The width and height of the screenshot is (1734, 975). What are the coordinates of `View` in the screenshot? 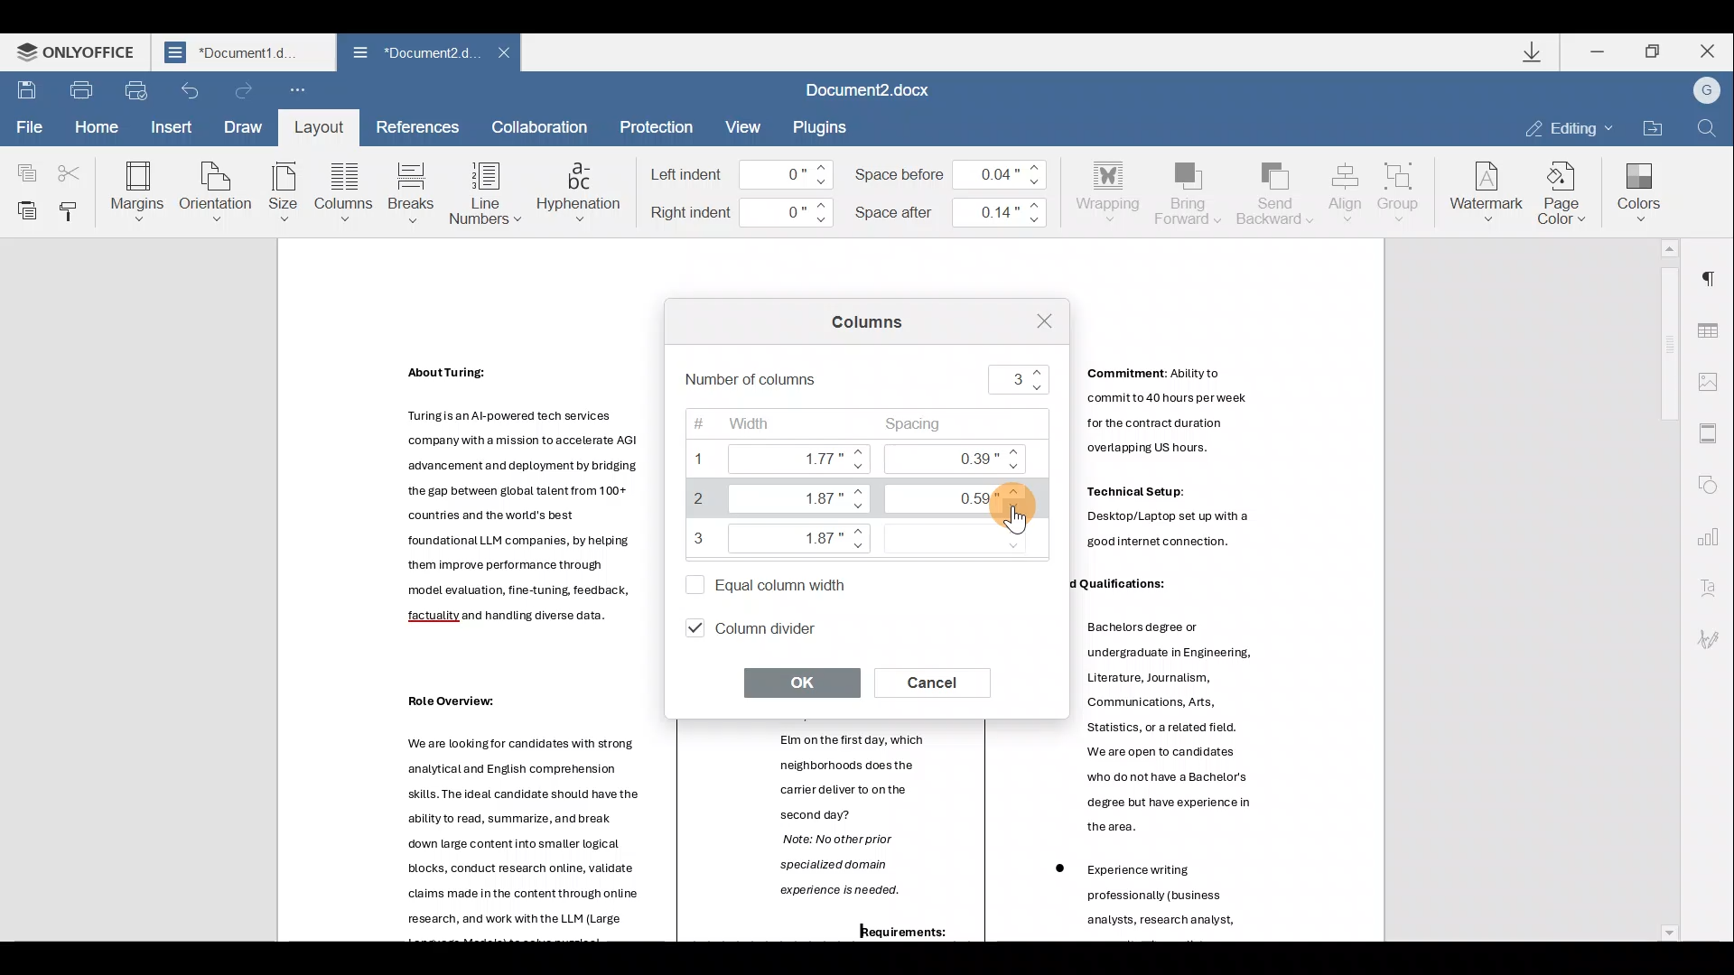 It's located at (744, 126).